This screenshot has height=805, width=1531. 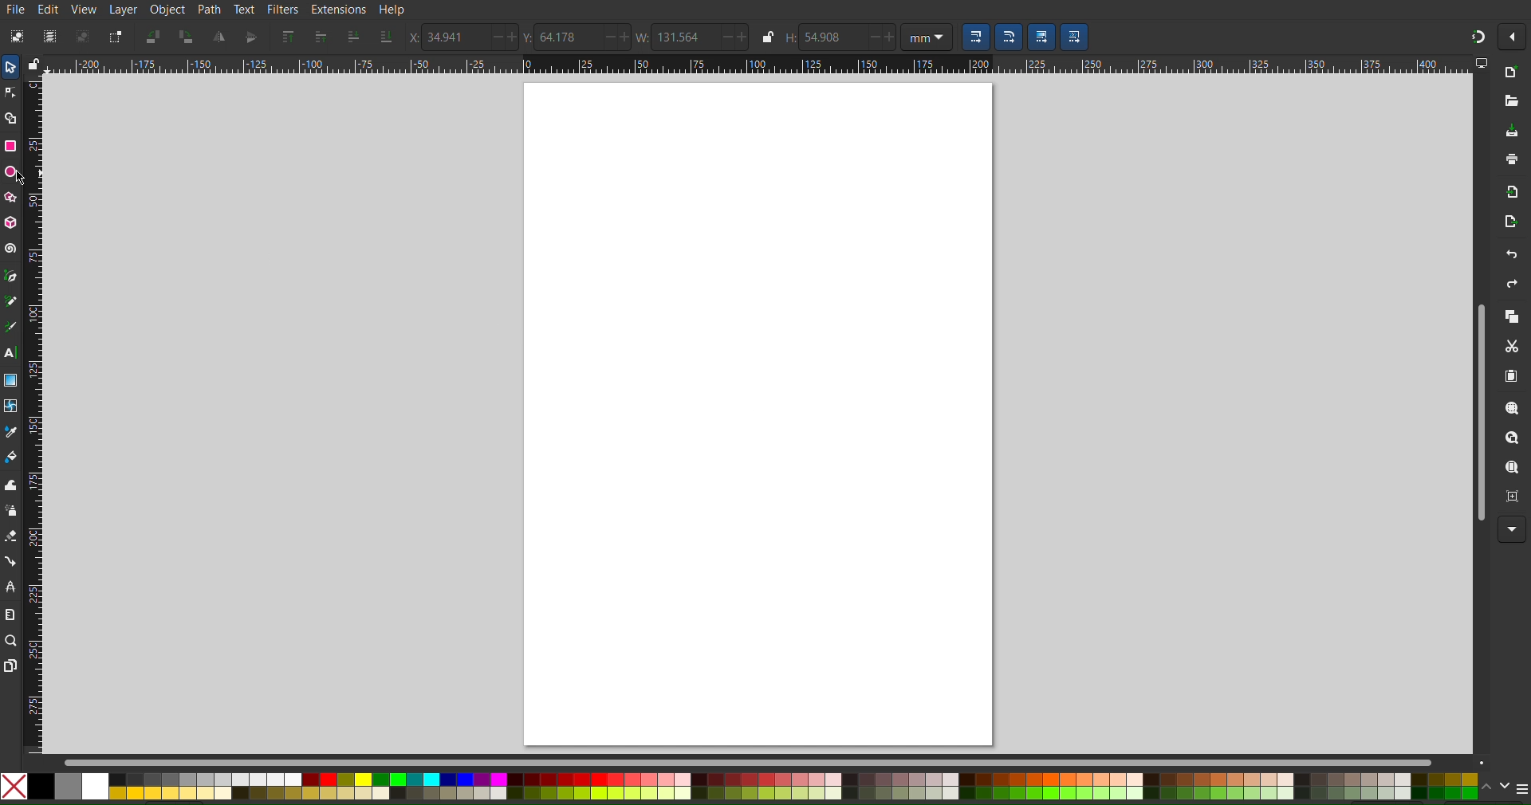 What do you see at coordinates (15, 37) in the screenshot?
I see `Select Object` at bounding box center [15, 37].